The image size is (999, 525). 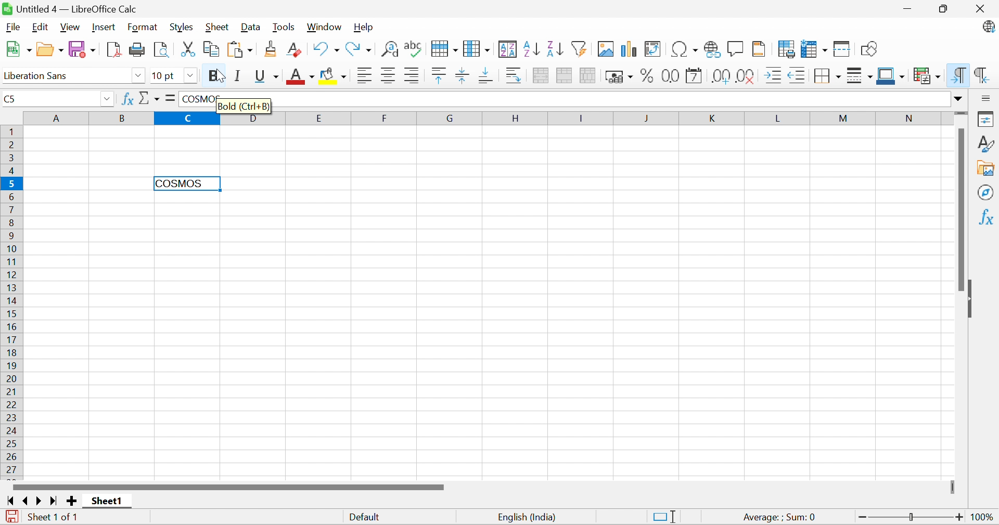 I want to click on Average: ;Sum:0, so click(x=779, y=518).